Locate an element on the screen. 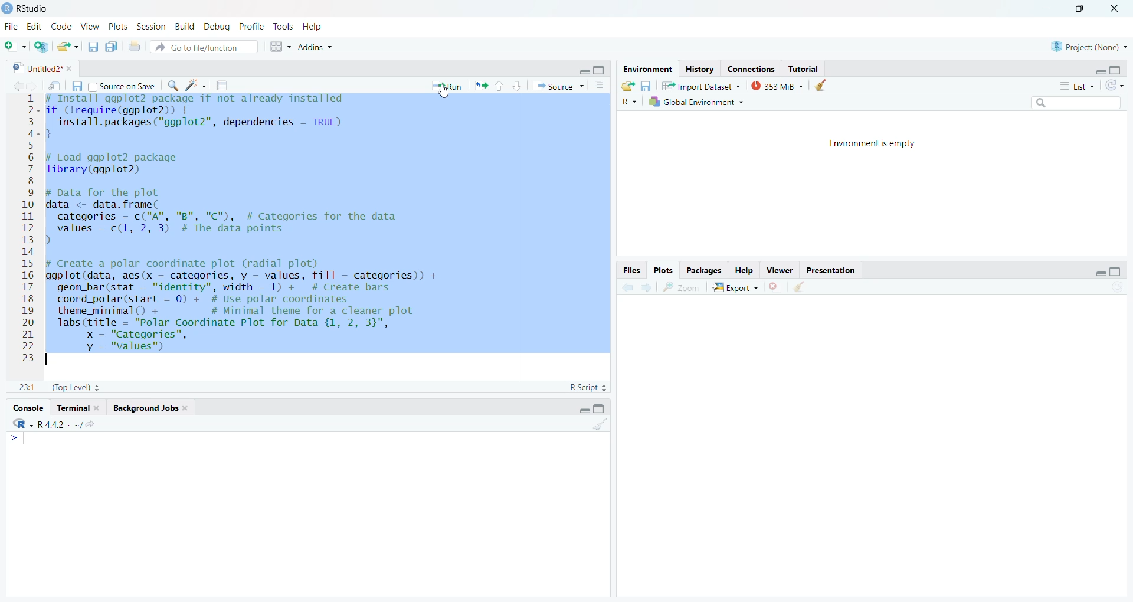 The width and height of the screenshot is (1133, 602).  Addins ~ is located at coordinates (316, 48).